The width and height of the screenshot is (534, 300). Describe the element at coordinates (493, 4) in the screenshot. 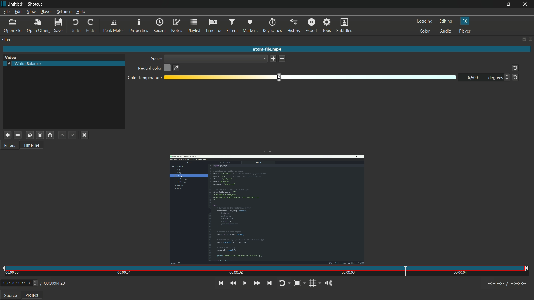

I see `minimize` at that location.